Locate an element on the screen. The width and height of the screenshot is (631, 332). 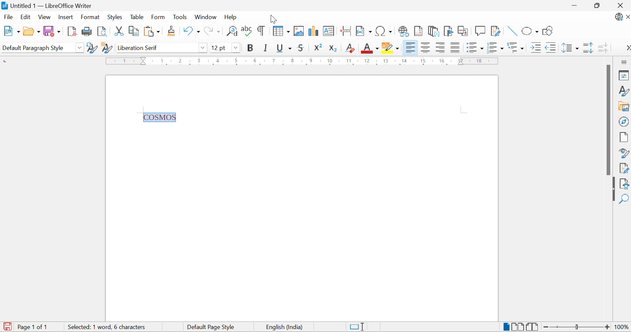
Insert is located at coordinates (67, 17).